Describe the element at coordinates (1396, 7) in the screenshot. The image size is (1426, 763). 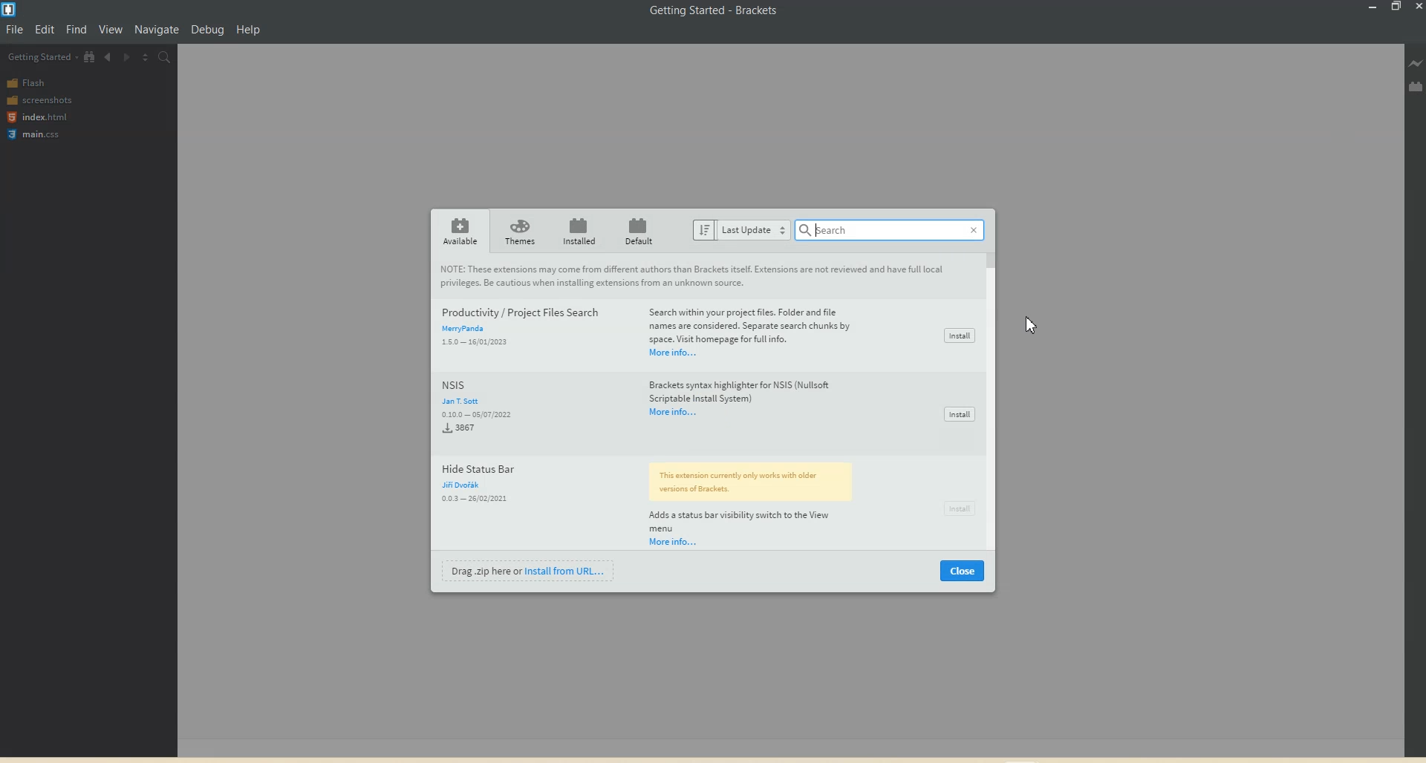
I see `Maximize` at that location.